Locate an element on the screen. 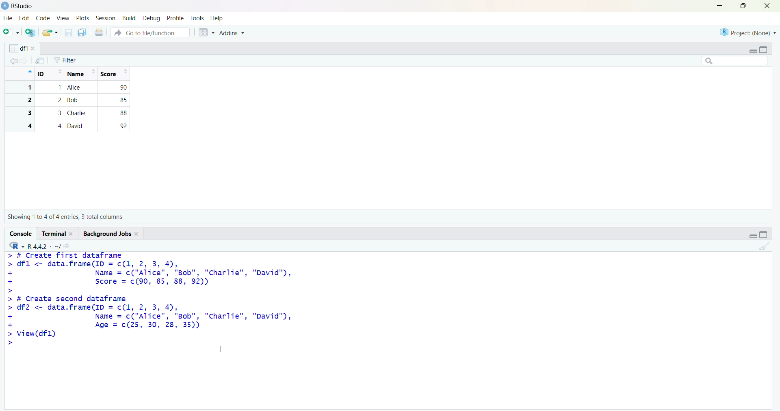 Image resolution: width=780 pixels, height=411 pixels. grid is located at coordinates (207, 32).